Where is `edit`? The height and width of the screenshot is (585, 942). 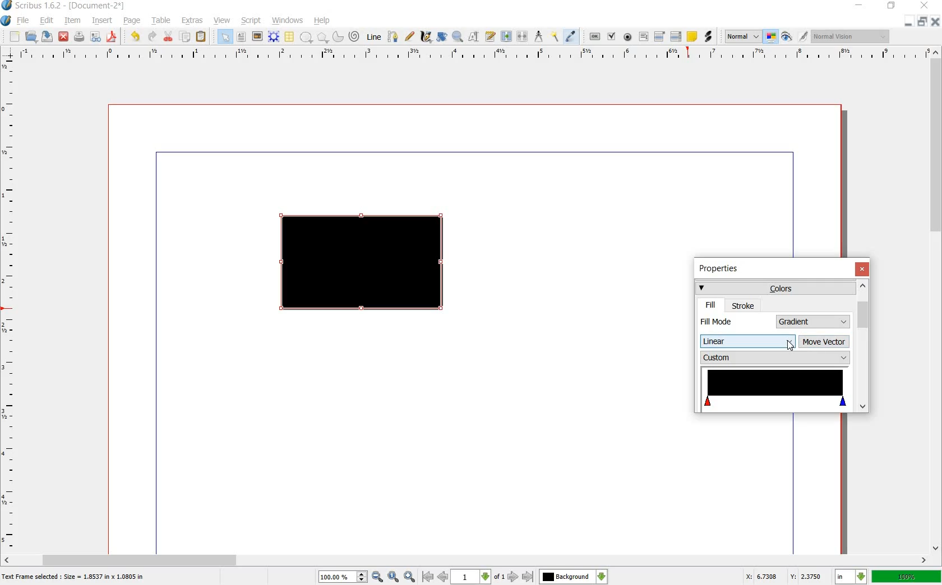
edit is located at coordinates (47, 21).